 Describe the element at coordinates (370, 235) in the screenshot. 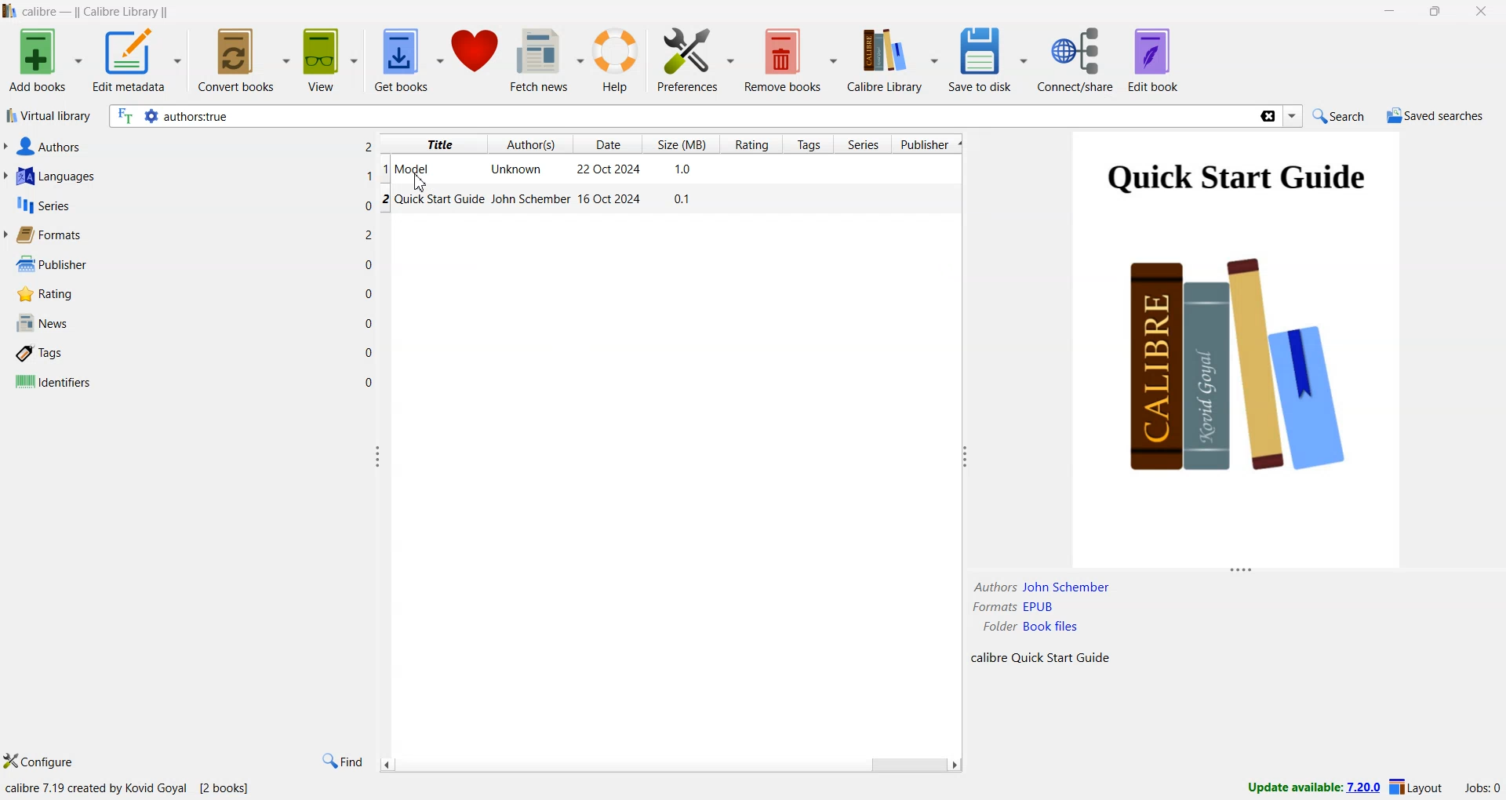

I see `` at that location.